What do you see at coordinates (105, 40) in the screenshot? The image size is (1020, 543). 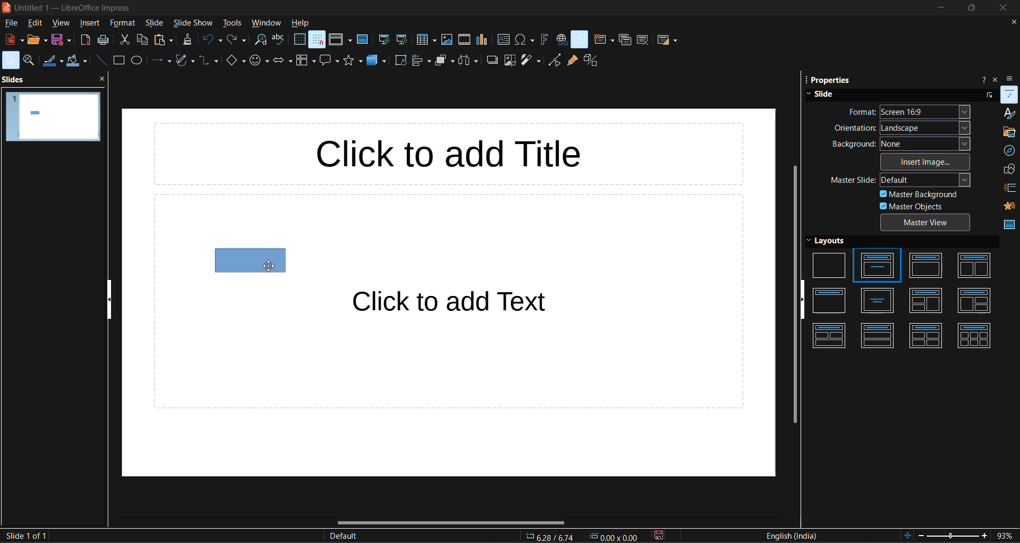 I see `print` at bounding box center [105, 40].